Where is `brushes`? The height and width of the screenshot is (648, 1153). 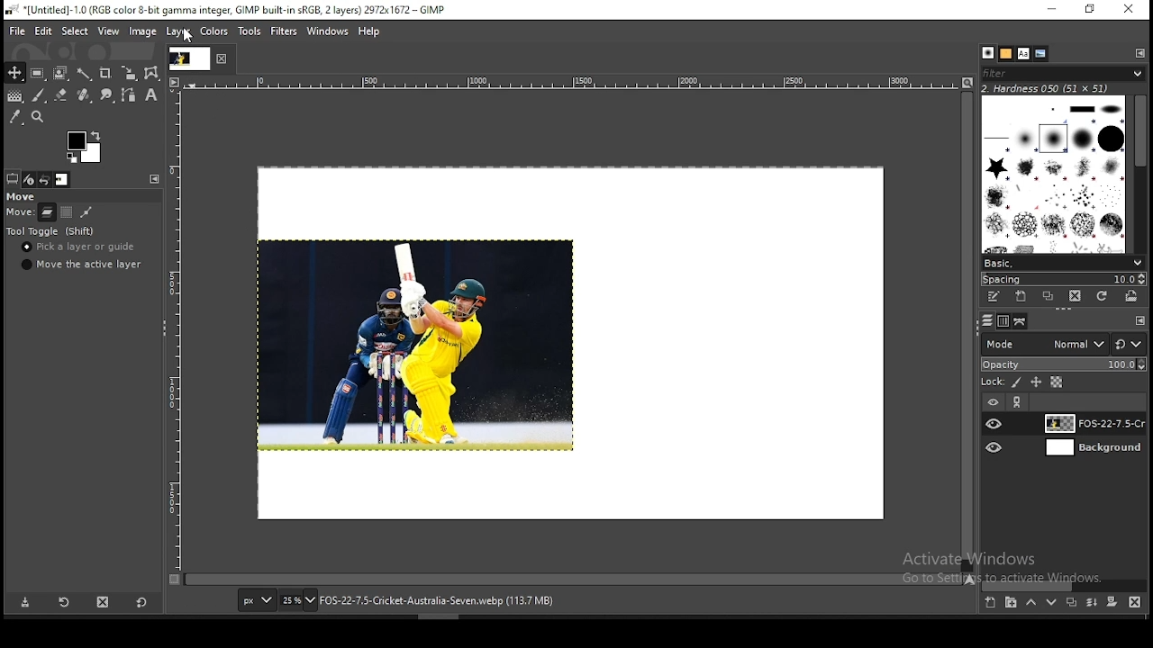 brushes is located at coordinates (988, 53).